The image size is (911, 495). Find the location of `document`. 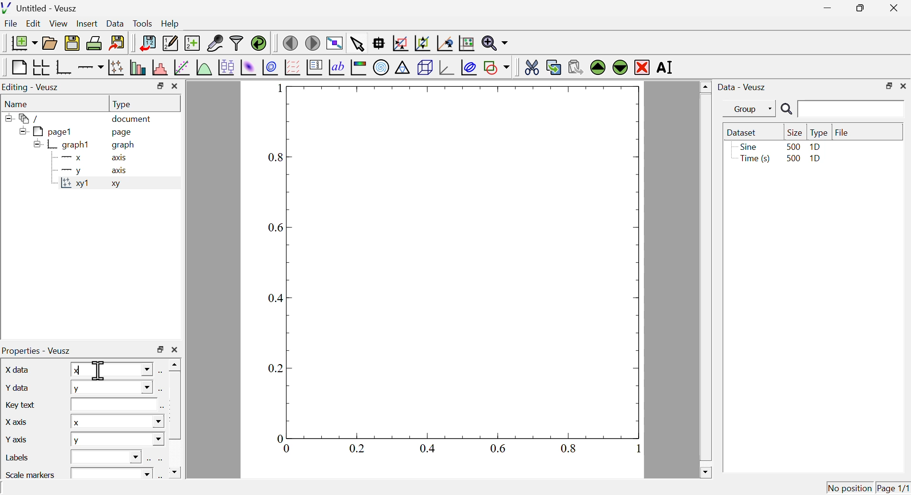

document is located at coordinates (132, 119).